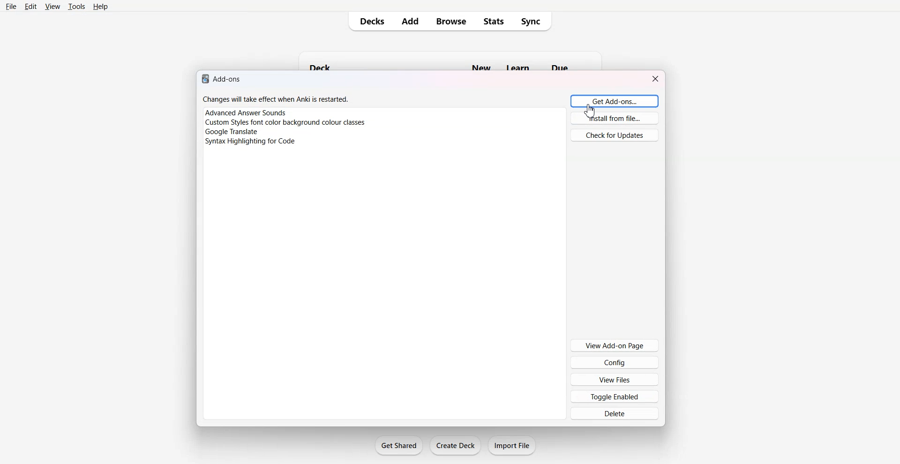  I want to click on Toggle Enabled, so click(614, 396).